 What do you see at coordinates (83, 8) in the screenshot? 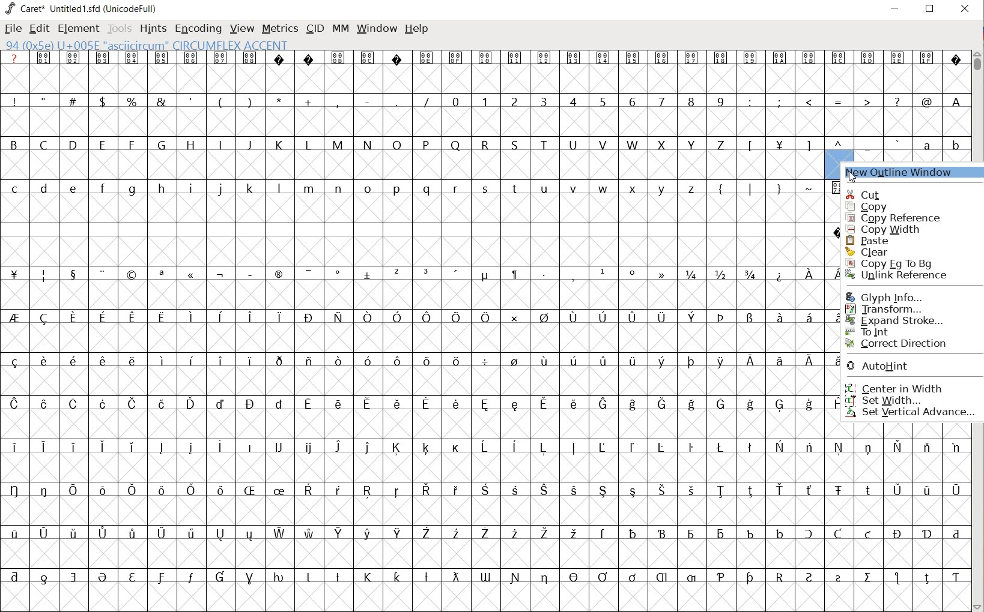
I see `caret* untitled1.sfd (unicodefull)` at bounding box center [83, 8].